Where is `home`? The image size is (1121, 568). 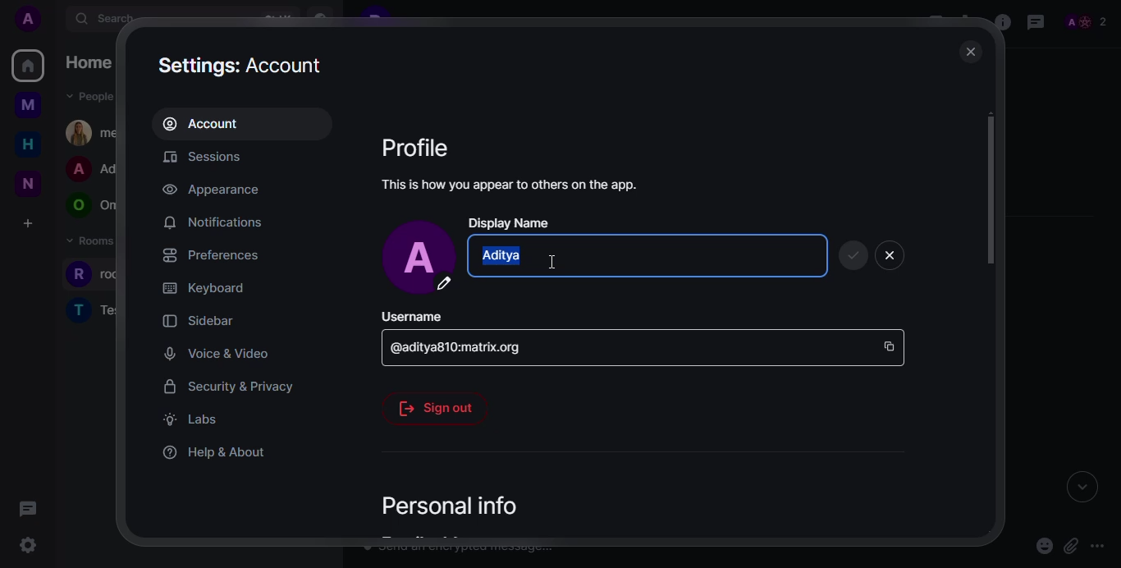 home is located at coordinates (28, 66).